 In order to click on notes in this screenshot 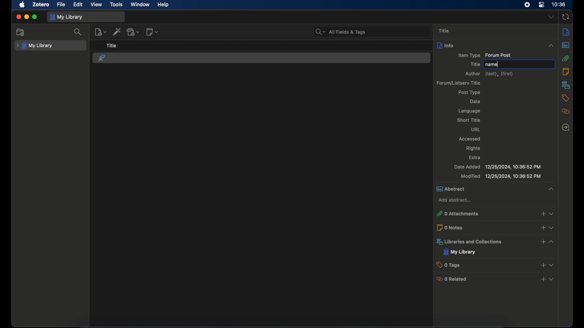, I will do `click(565, 71)`.